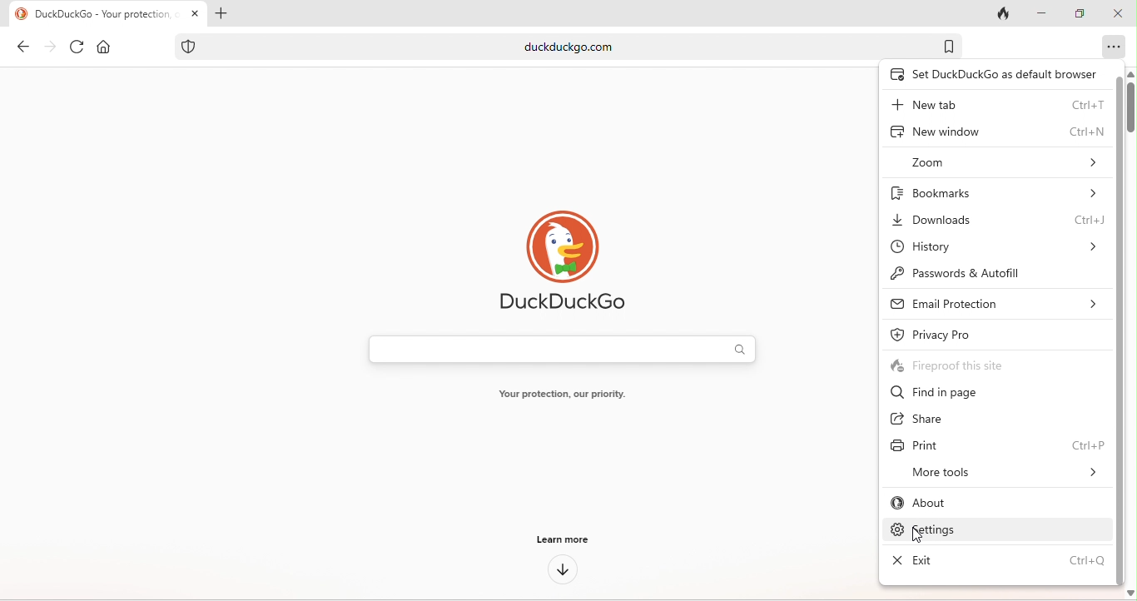  Describe the element at coordinates (943, 390) in the screenshot. I see `find in page` at that location.